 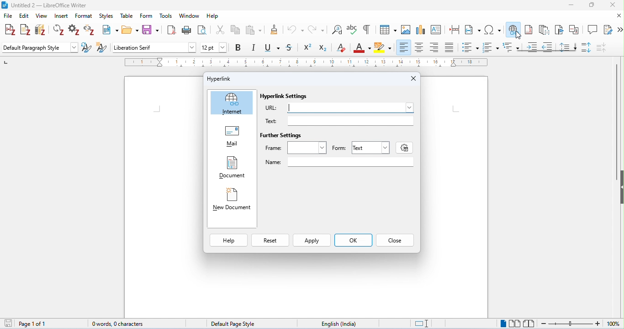 What do you see at coordinates (5, 62) in the screenshot?
I see `left numbering in ruler` at bounding box center [5, 62].